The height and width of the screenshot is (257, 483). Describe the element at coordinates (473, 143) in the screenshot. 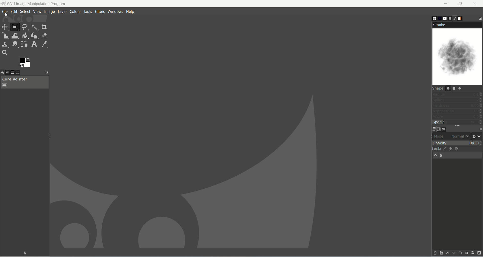

I see `100` at that location.